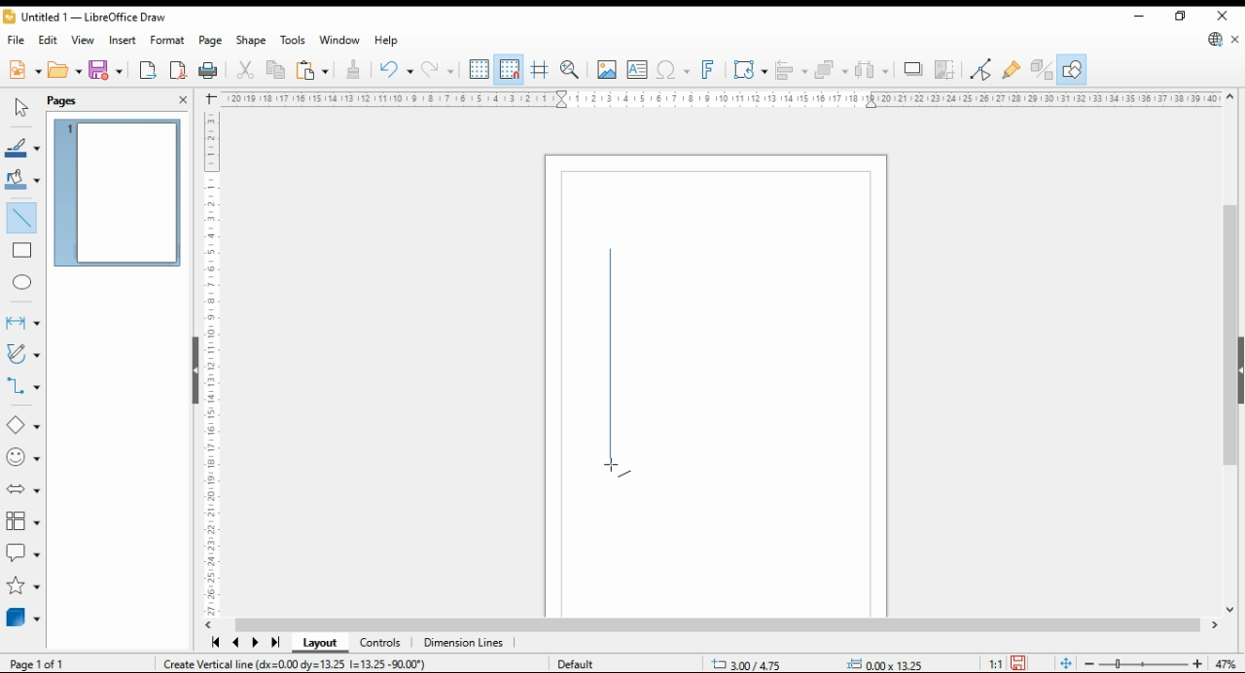 This screenshot has width=1245, height=673. What do you see at coordinates (21, 178) in the screenshot?
I see `fill color` at bounding box center [21, 178].